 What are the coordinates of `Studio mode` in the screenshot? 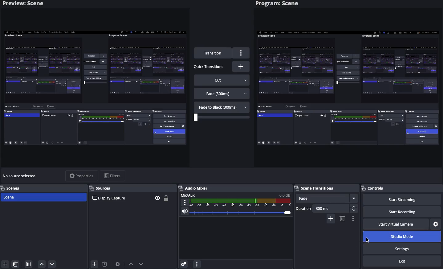 It's located at (401, 237).